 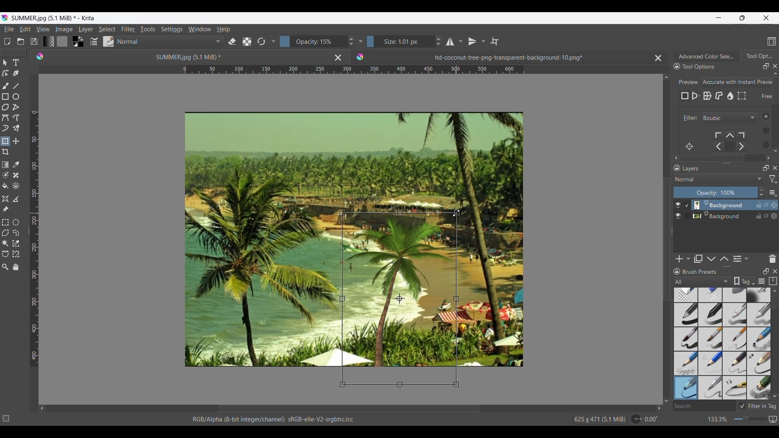 I want to click on Layers, so click(x=721, y=169).